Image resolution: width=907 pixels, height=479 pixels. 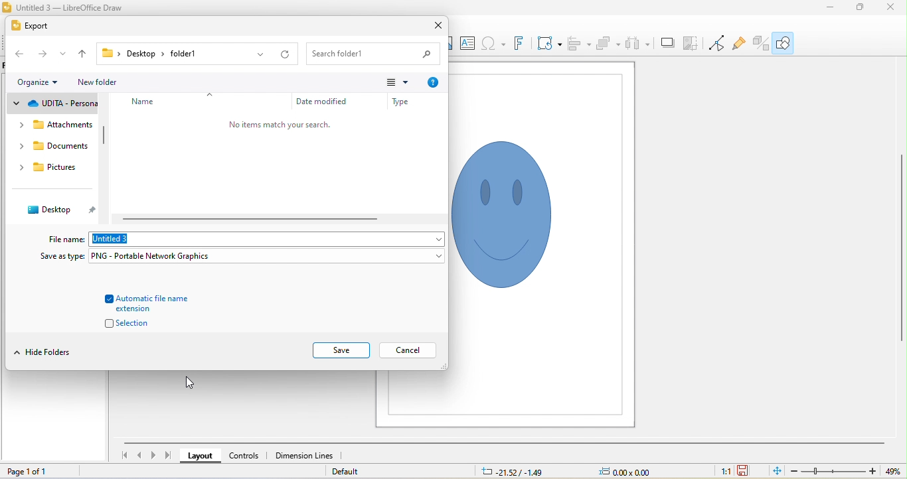 I want to click on last , so click(x=169, y=454).